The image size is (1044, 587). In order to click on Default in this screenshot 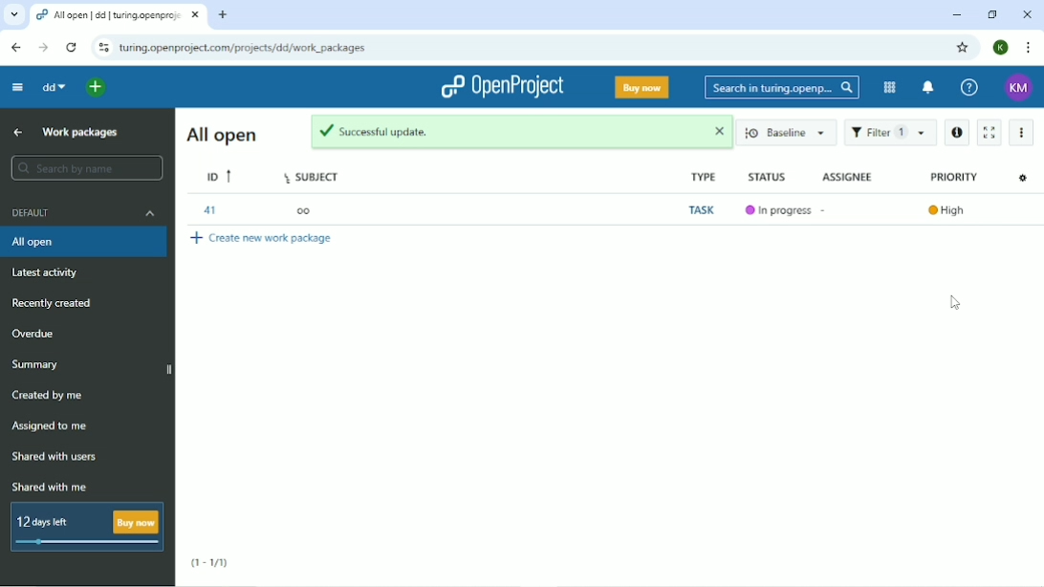, I will do `click(85, 212)`.